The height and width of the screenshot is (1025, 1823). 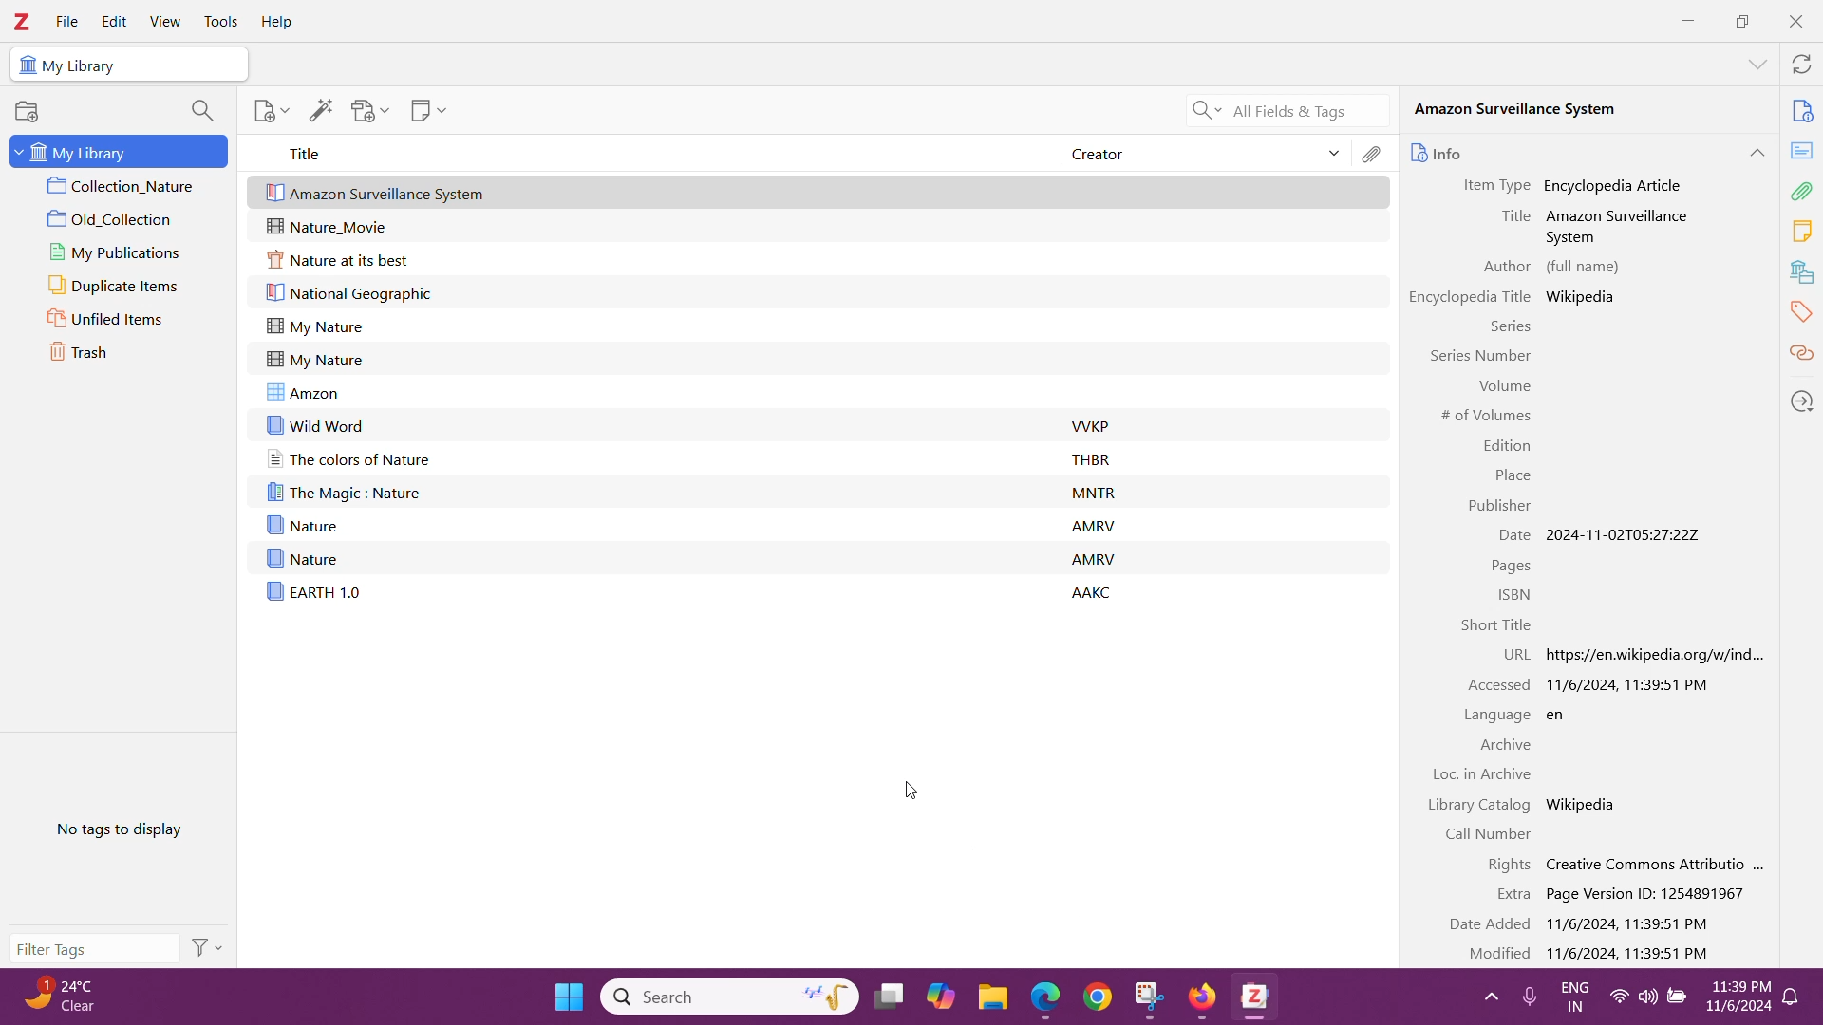 I want to click on My Nature, so click(x=314, y=358).